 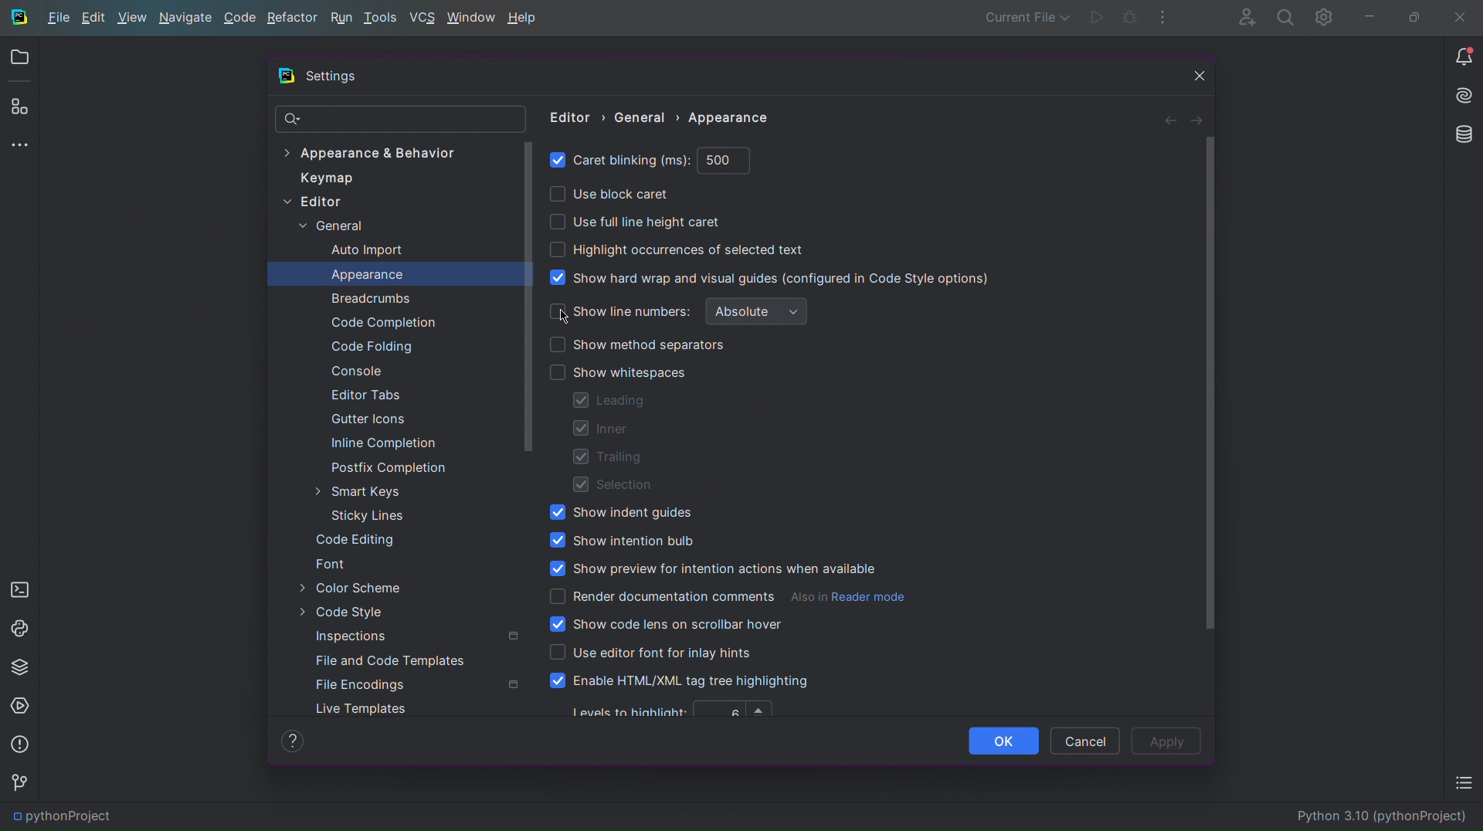 What do you see at coordinates (336, 564) in the screenshot?
I see `Font` at bounding box center [336, 564].